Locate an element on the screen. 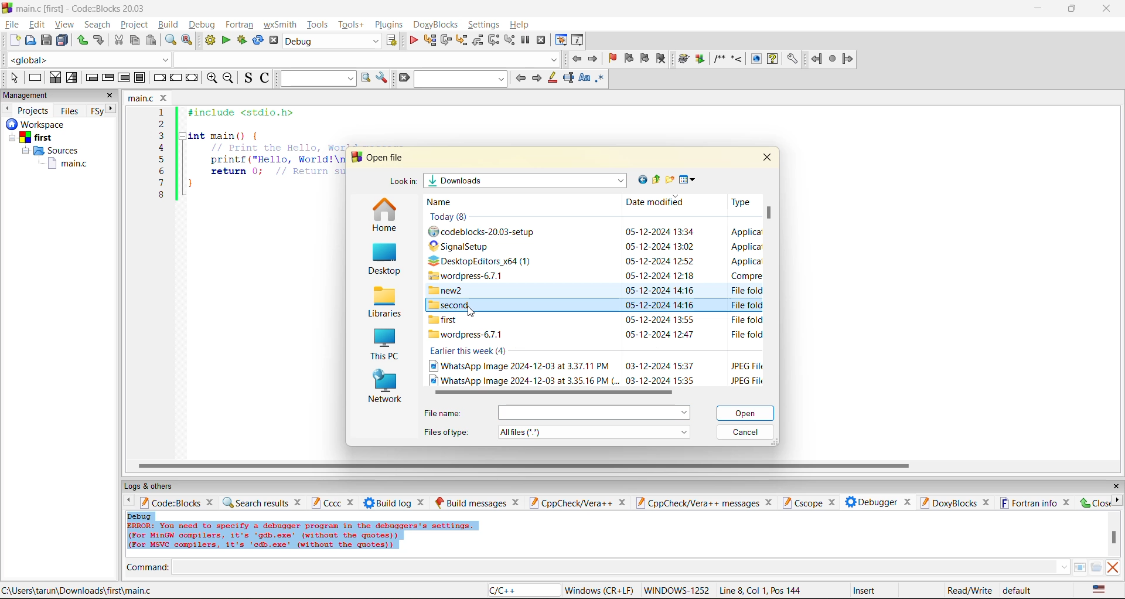 Image resolution: width=1125 pixels, height=599 pixels. save is located at coordinates (47, 40).